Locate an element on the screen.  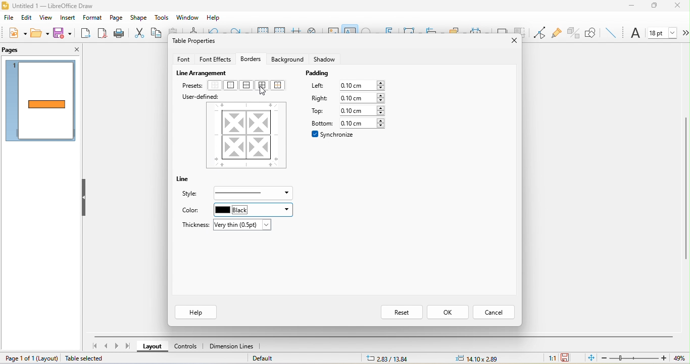
zoom is located at coordinates (633, 358).